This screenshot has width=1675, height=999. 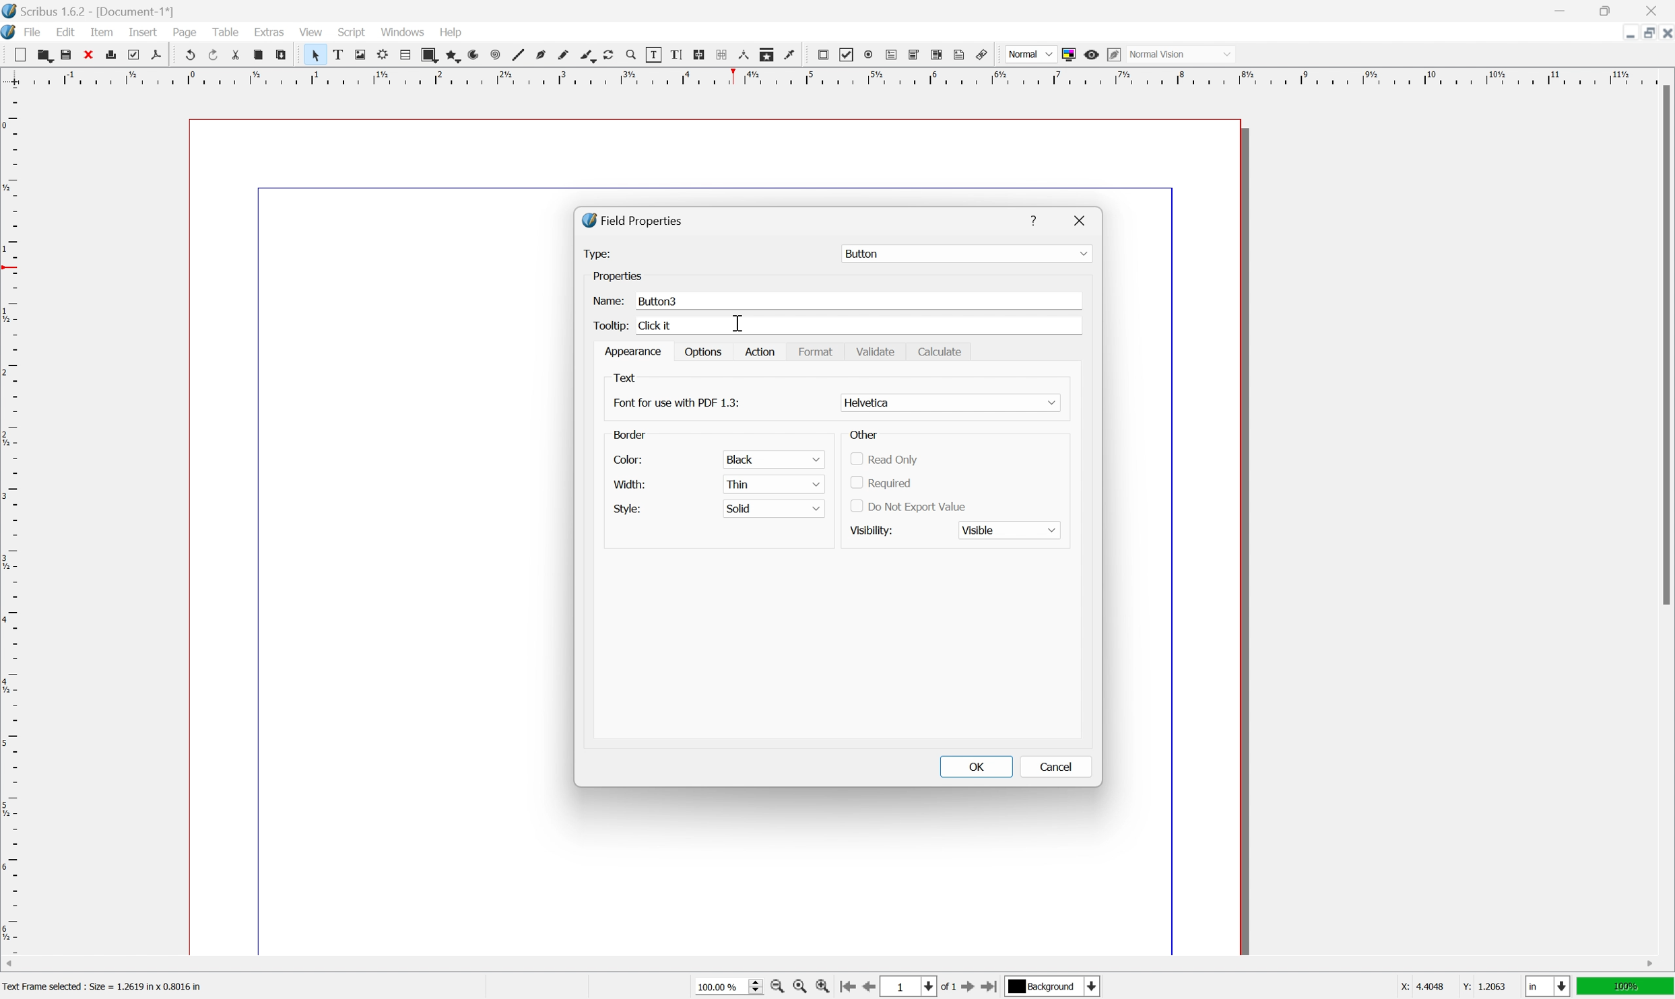 I want to click on copy, so click(x=258, y=55).